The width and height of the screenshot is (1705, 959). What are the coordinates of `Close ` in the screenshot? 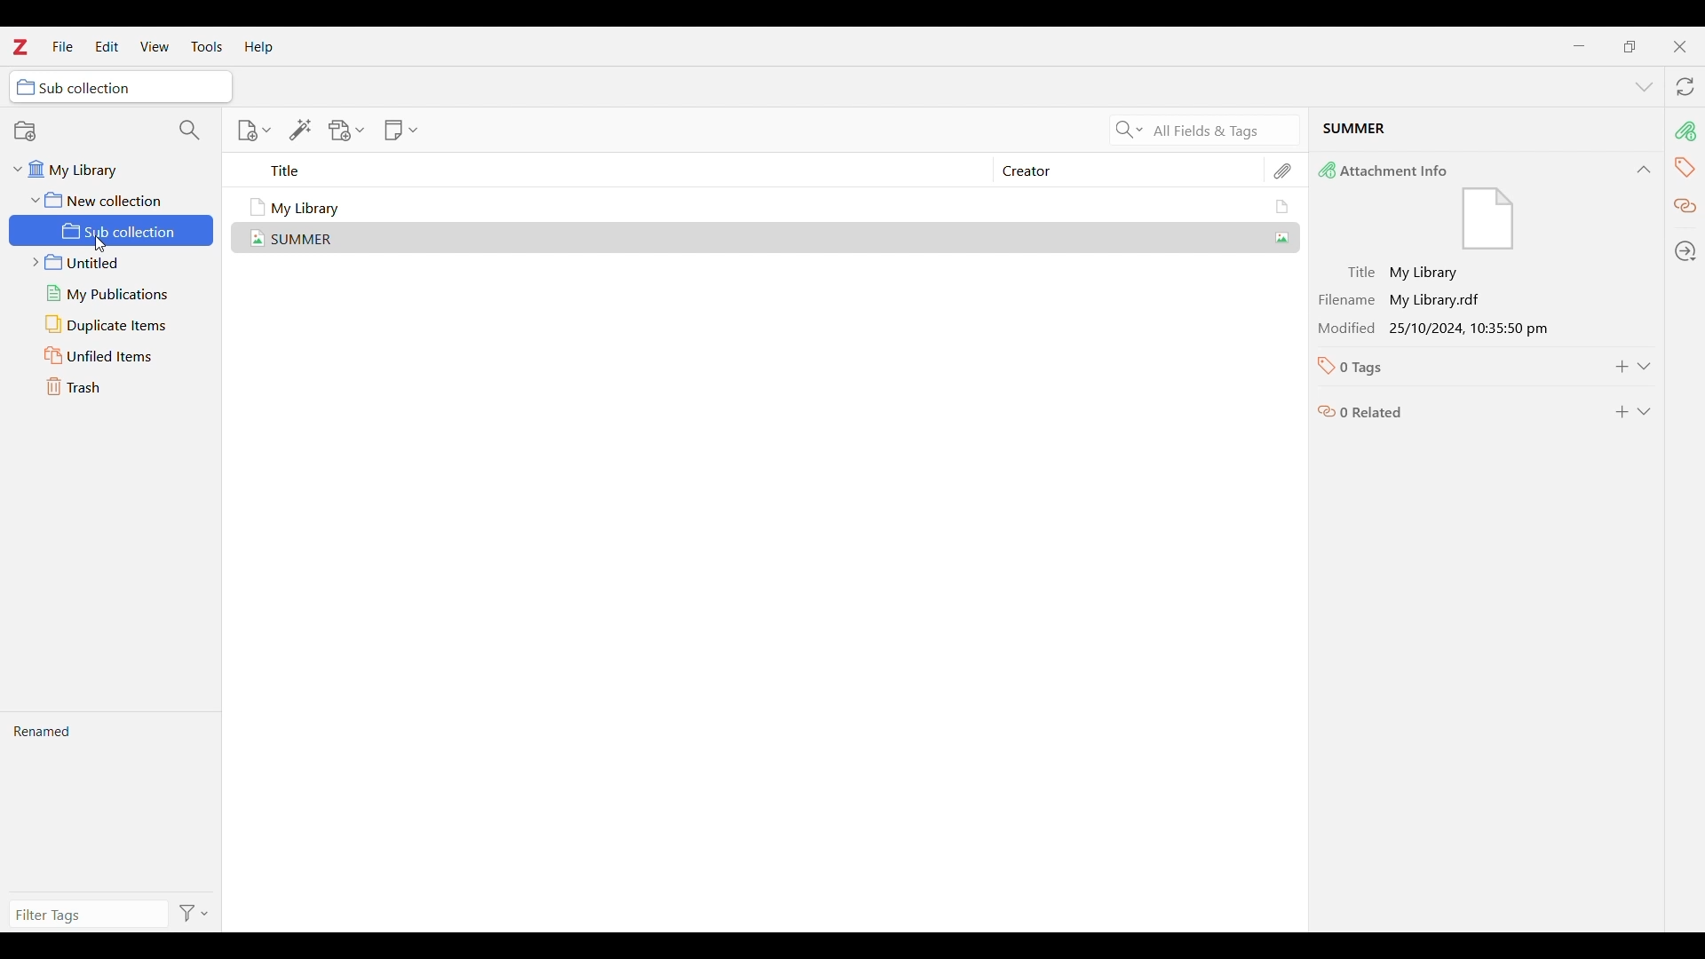 It's located at (1680, 47).